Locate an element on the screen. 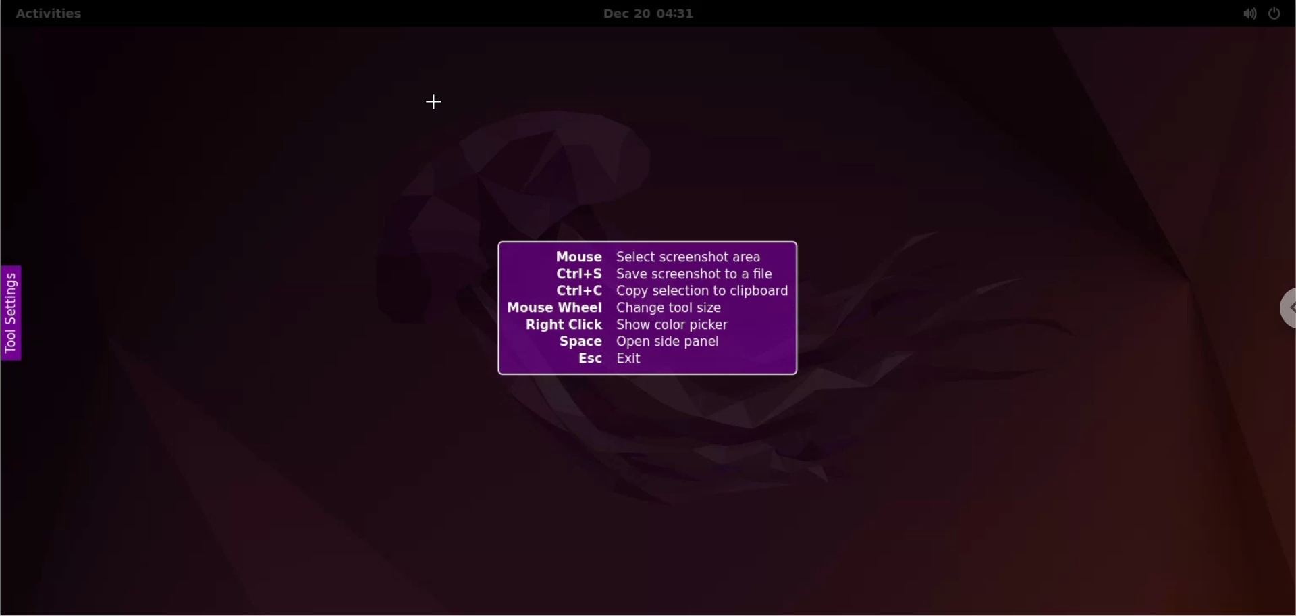  sound setting options is located at coordinates (1245, 14).